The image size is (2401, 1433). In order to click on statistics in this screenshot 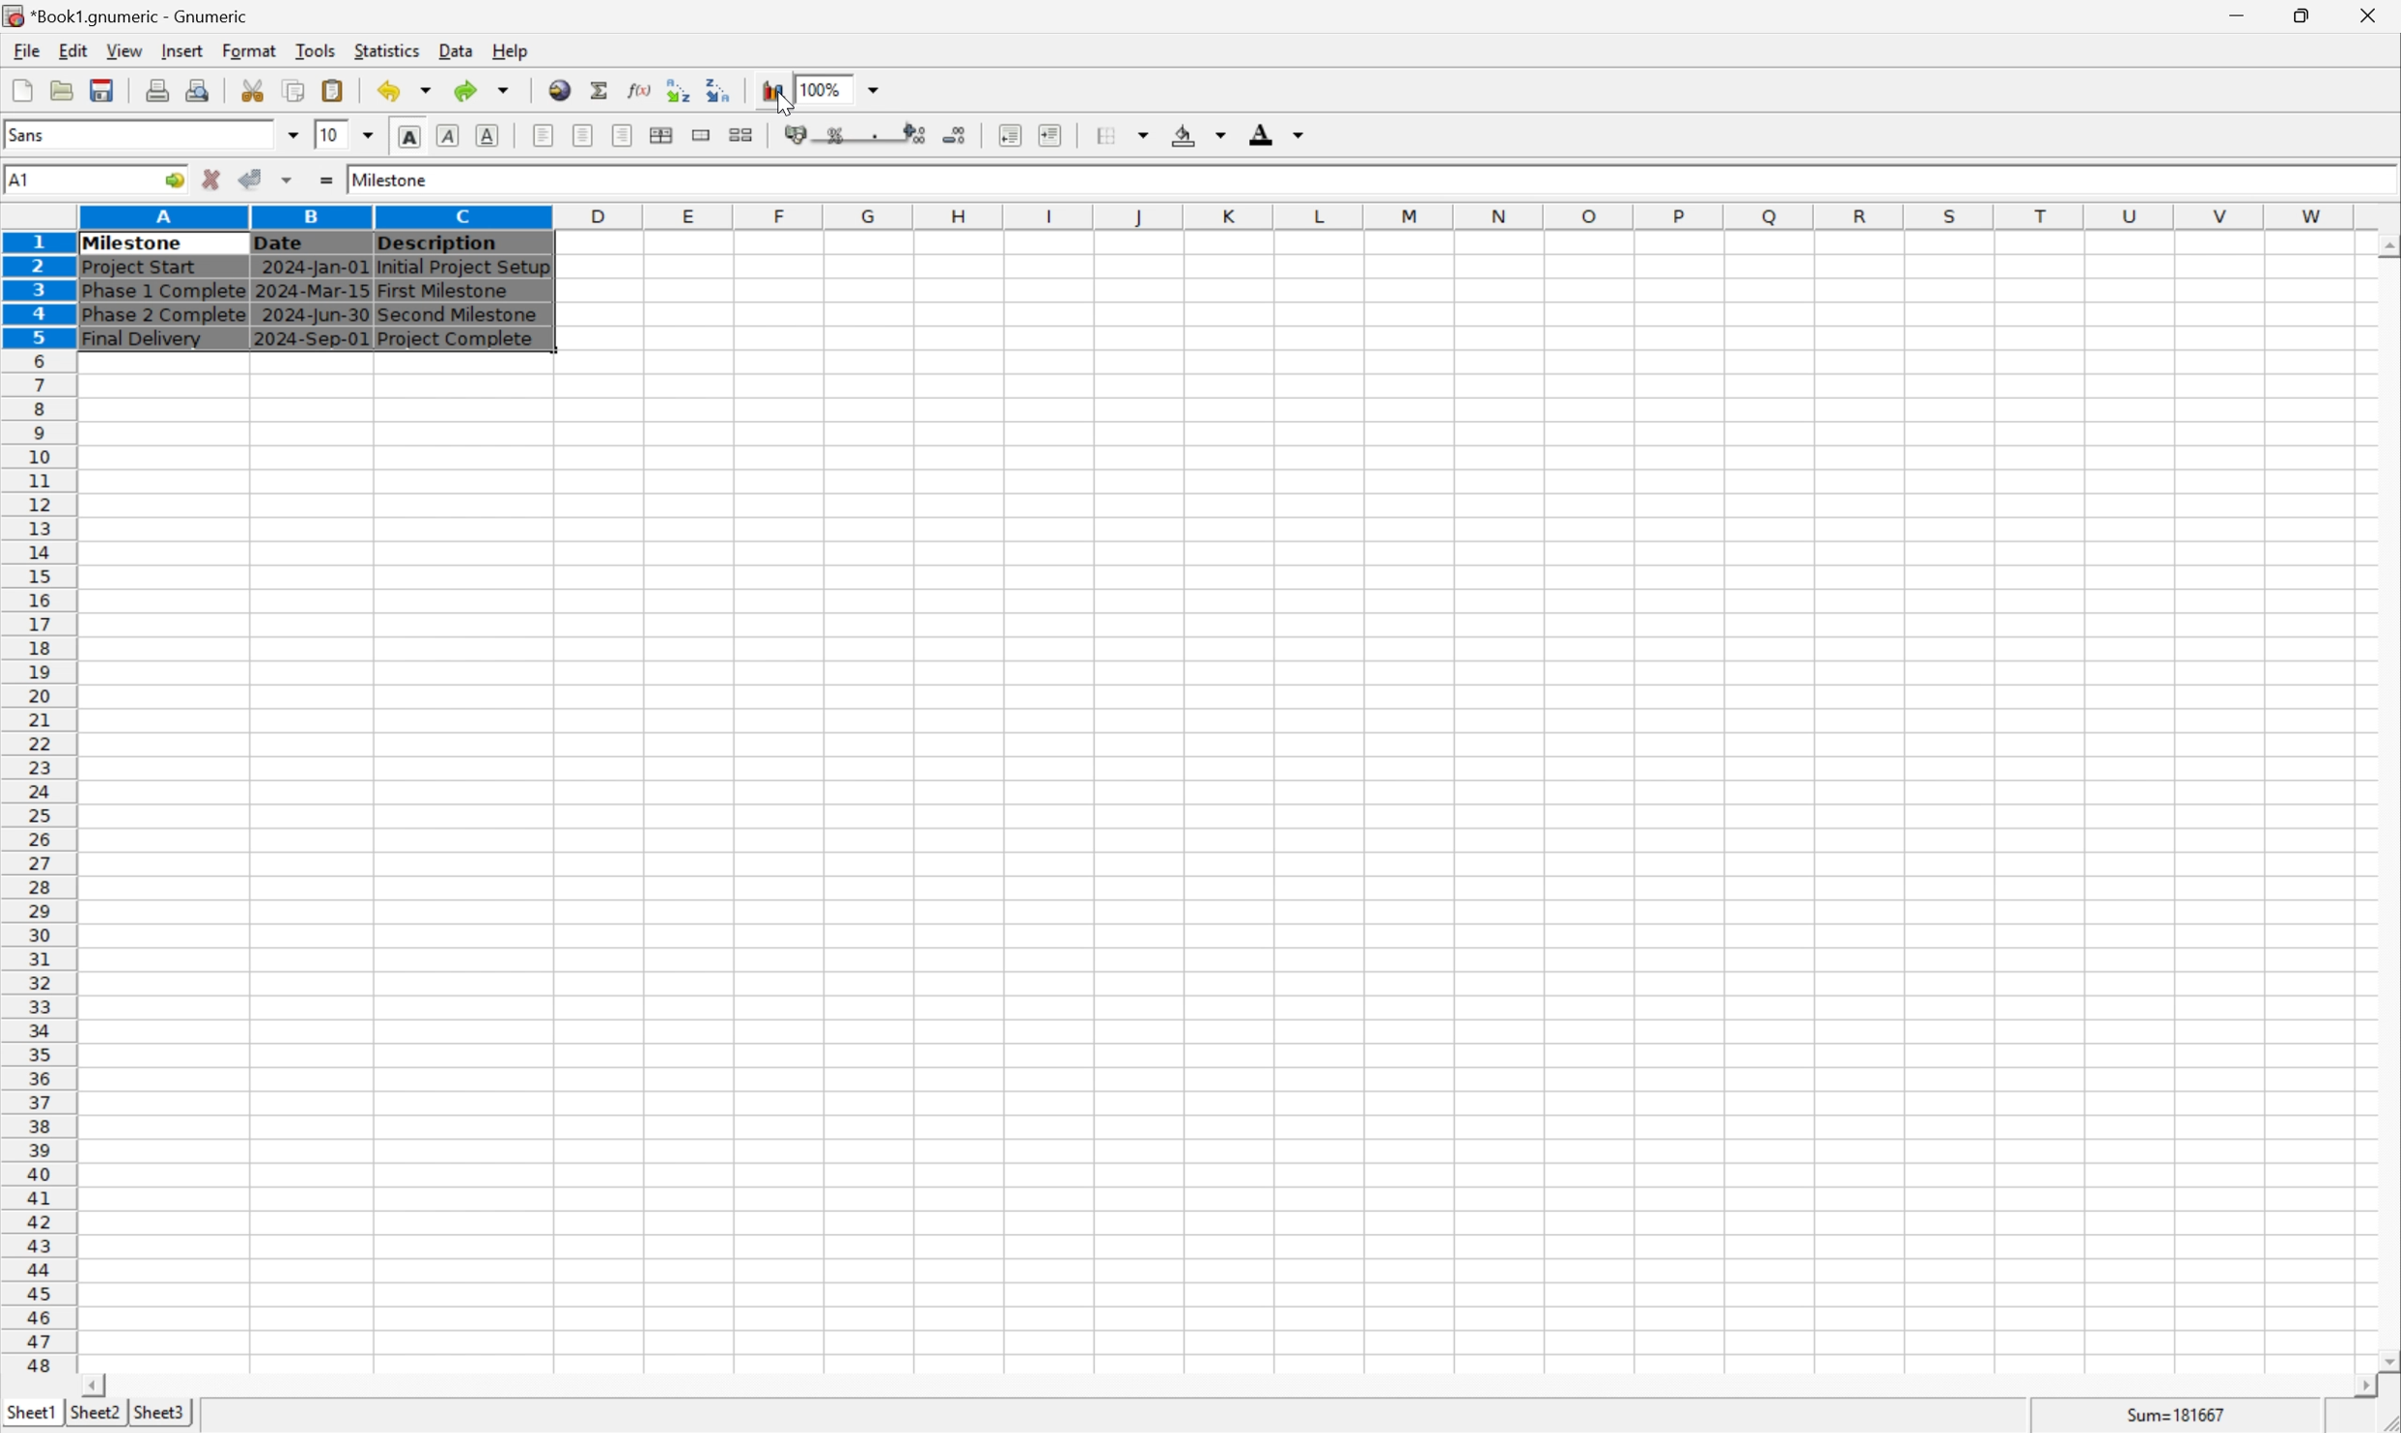, I will do `click(389, 50)`.